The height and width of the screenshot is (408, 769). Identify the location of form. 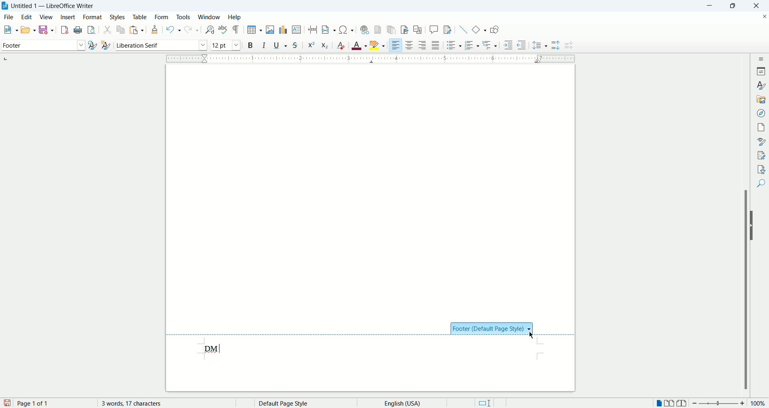
(162, 16).